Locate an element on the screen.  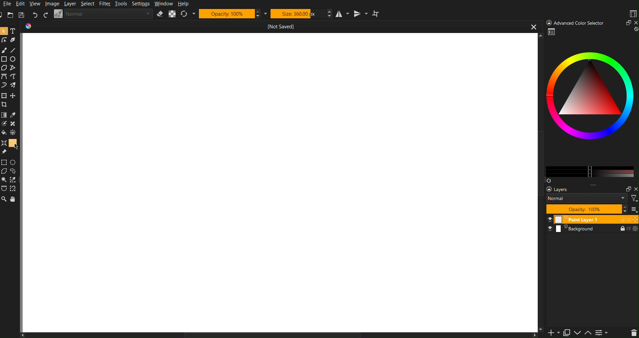
Redo is located at coordinates (46, 15).